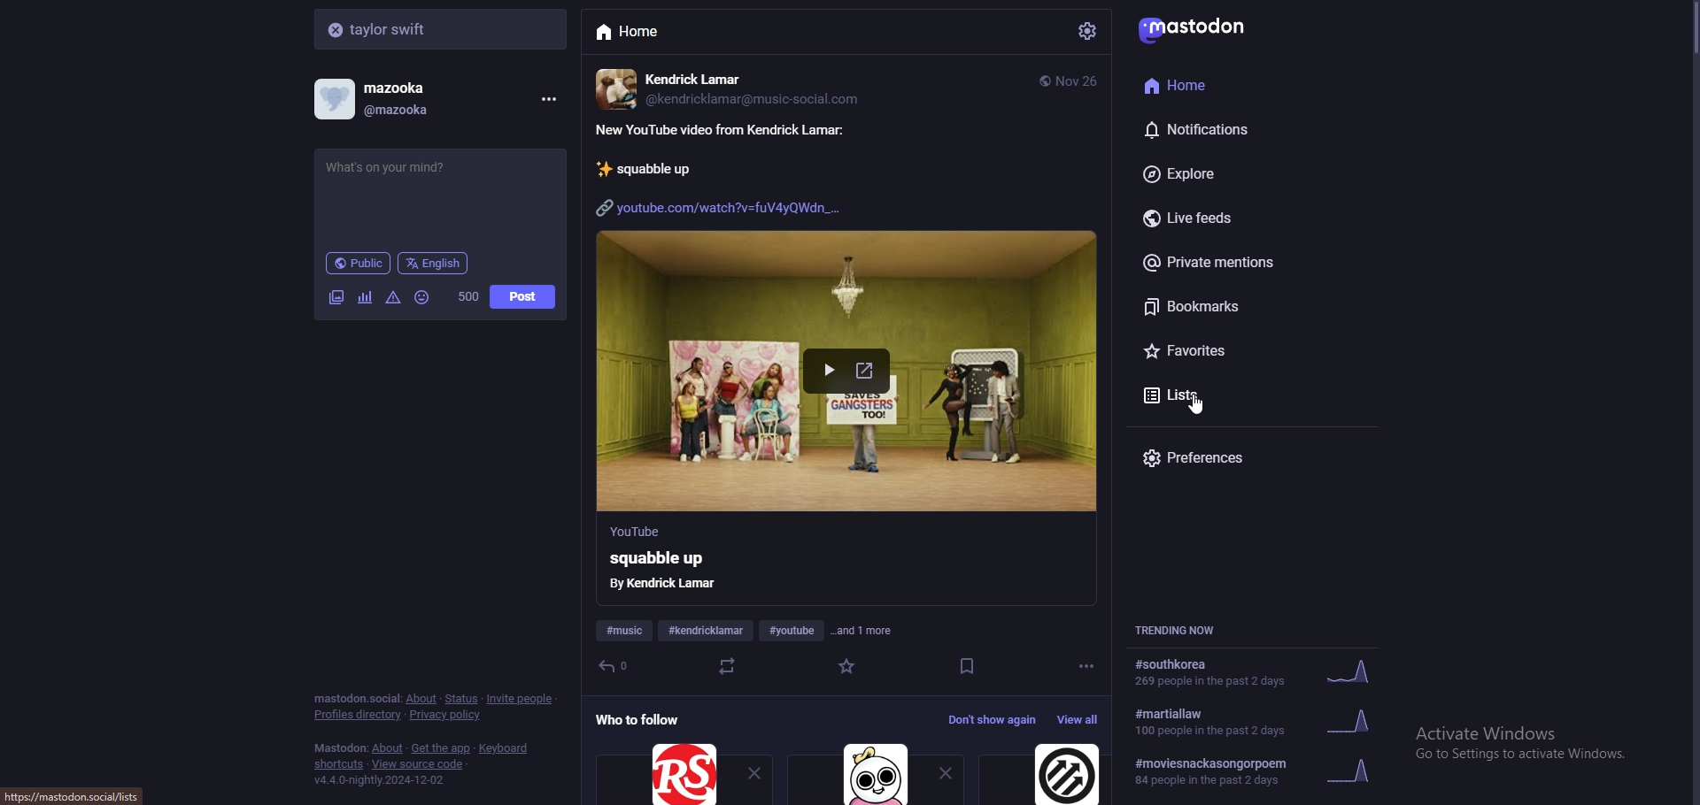 Image resolution: width=1700 pixels, height=805 pixels. Describe the element at coordinates (1266, 720) in the screenshot. I see `trending` at that location.